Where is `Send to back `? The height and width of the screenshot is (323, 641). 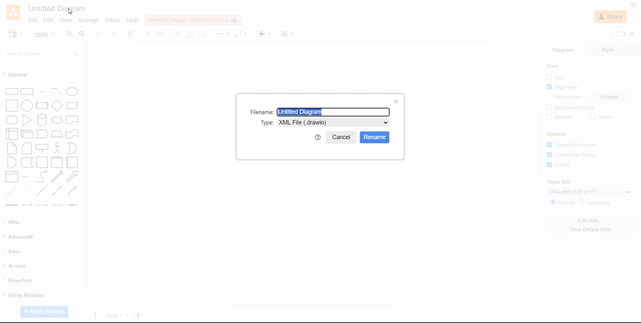 Send to back  is located at coordinates (161, 34).